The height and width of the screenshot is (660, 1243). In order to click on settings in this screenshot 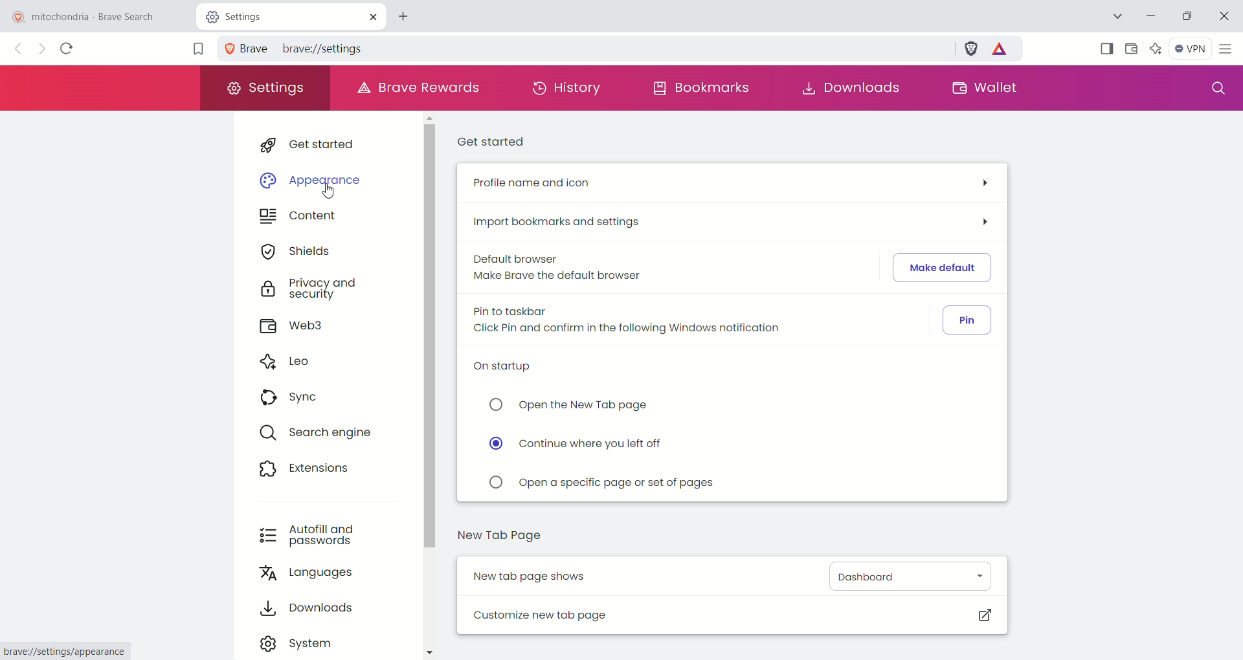, I will do `click(265, 89)`.